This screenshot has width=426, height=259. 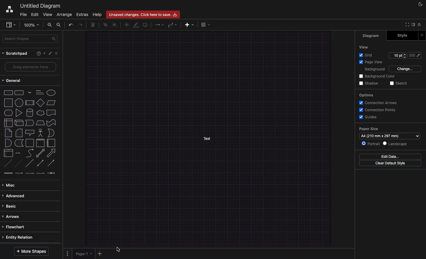 What do you see at coordinates (57, 54) in the screenshot?
I see `Close` at bounding box center [57, 54].